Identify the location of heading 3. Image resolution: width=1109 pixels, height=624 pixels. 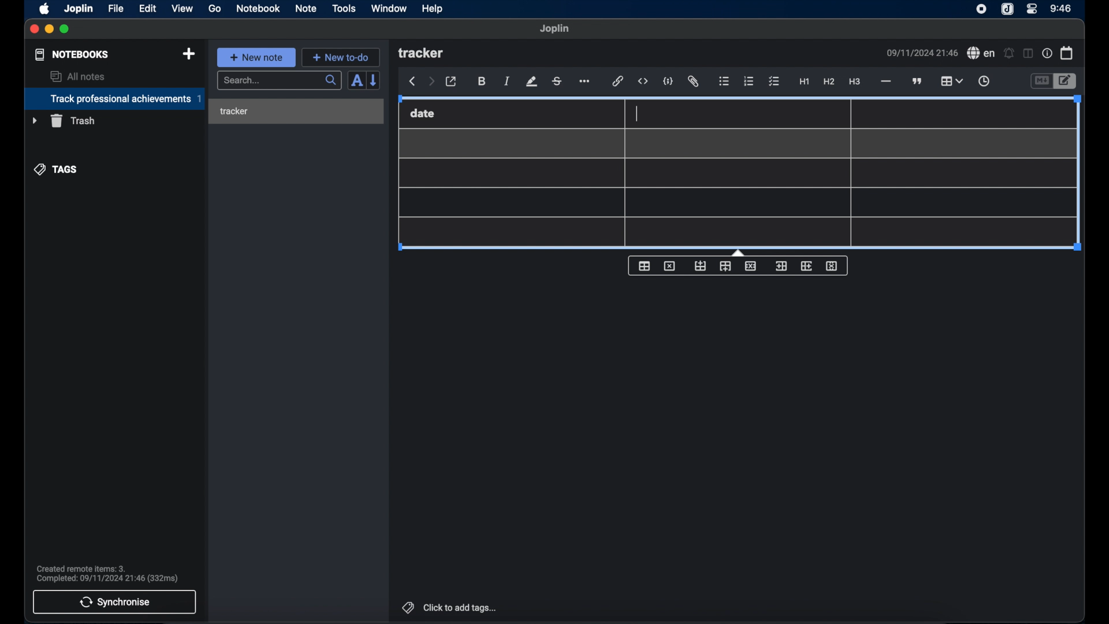
(855, 82).